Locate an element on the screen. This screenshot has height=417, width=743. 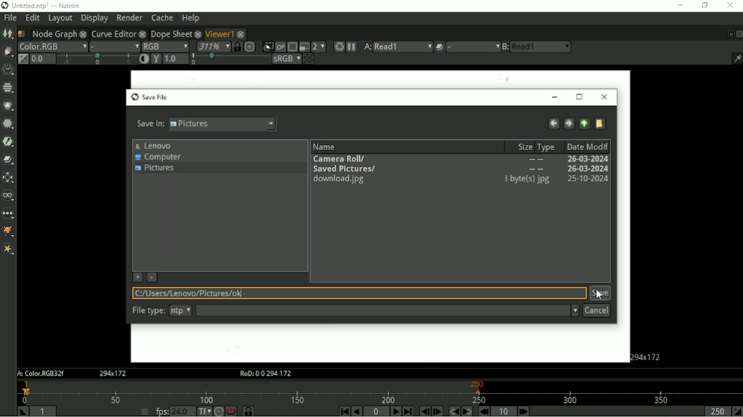
Lenovo is located at coordinates (153, 146).